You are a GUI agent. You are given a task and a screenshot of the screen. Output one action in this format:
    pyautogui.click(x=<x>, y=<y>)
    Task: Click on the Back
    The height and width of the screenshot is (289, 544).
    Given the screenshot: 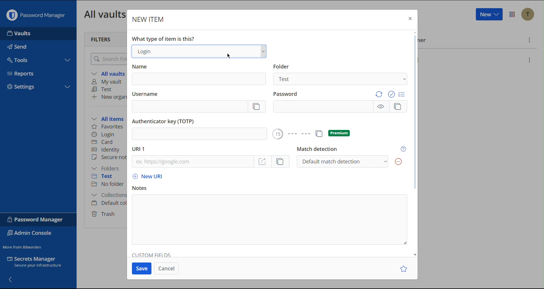 What is the action you would take?
    pyautogui.click(x=11, y=279)
    